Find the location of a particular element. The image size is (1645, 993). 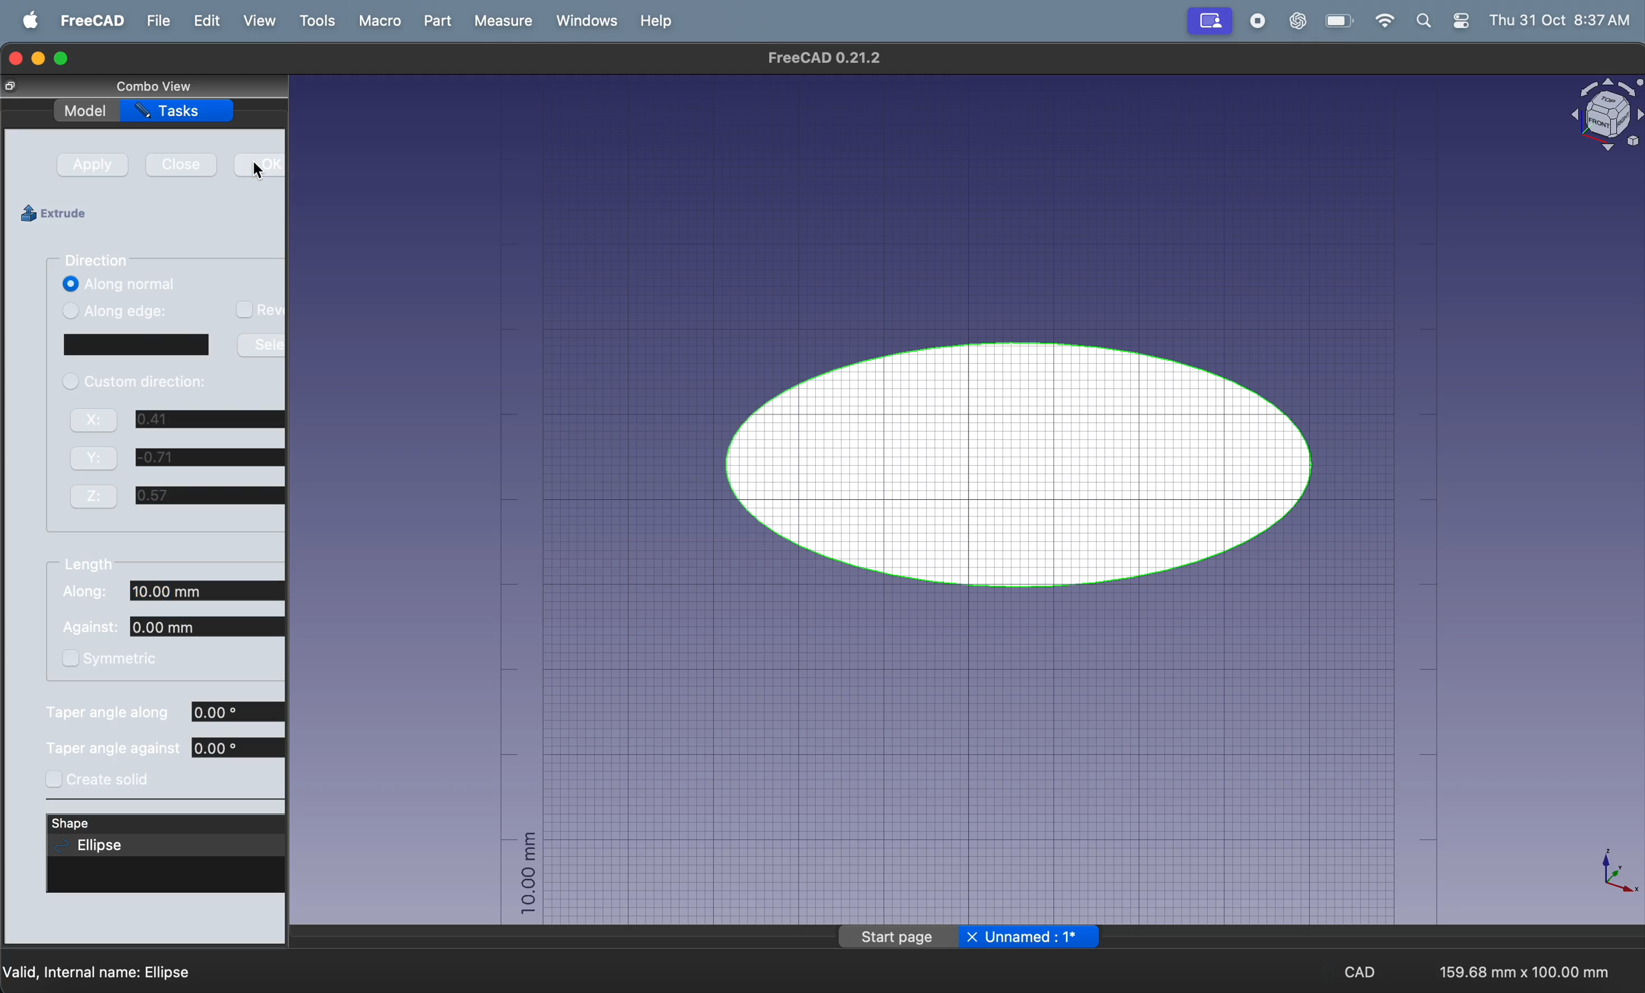

along normal is located at coordinates (119, 284).